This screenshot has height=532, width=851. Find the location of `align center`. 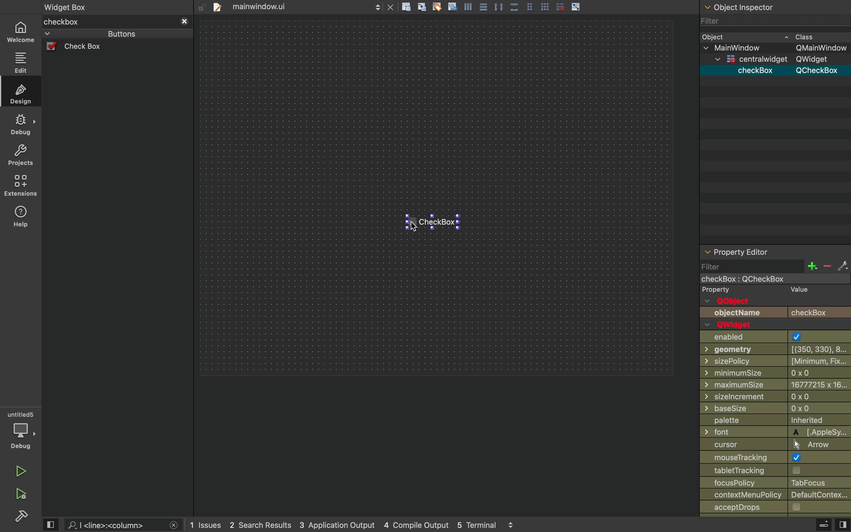

align center is located at coordinates (484, 6).